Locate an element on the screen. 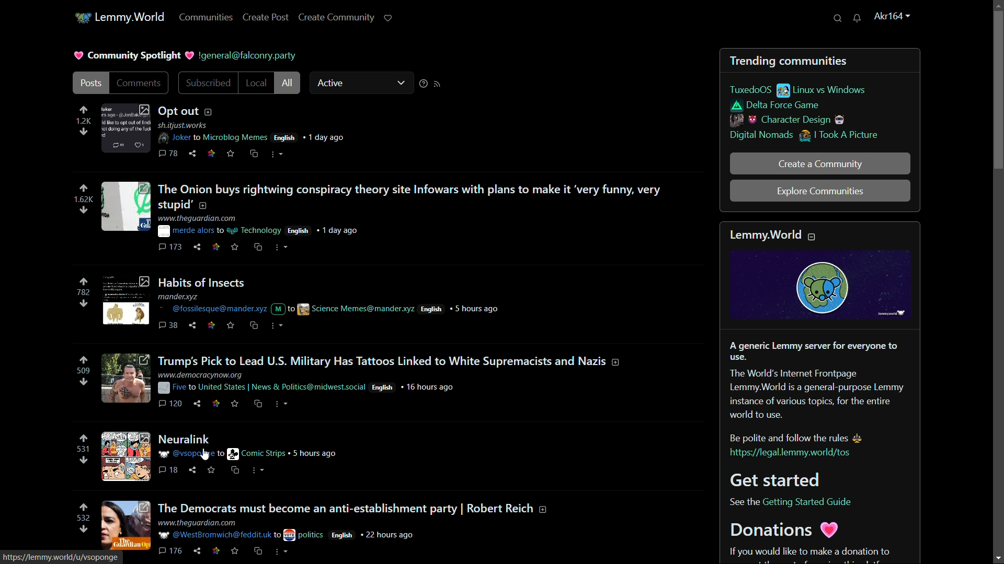  comments is located at coordinates (169, 325).